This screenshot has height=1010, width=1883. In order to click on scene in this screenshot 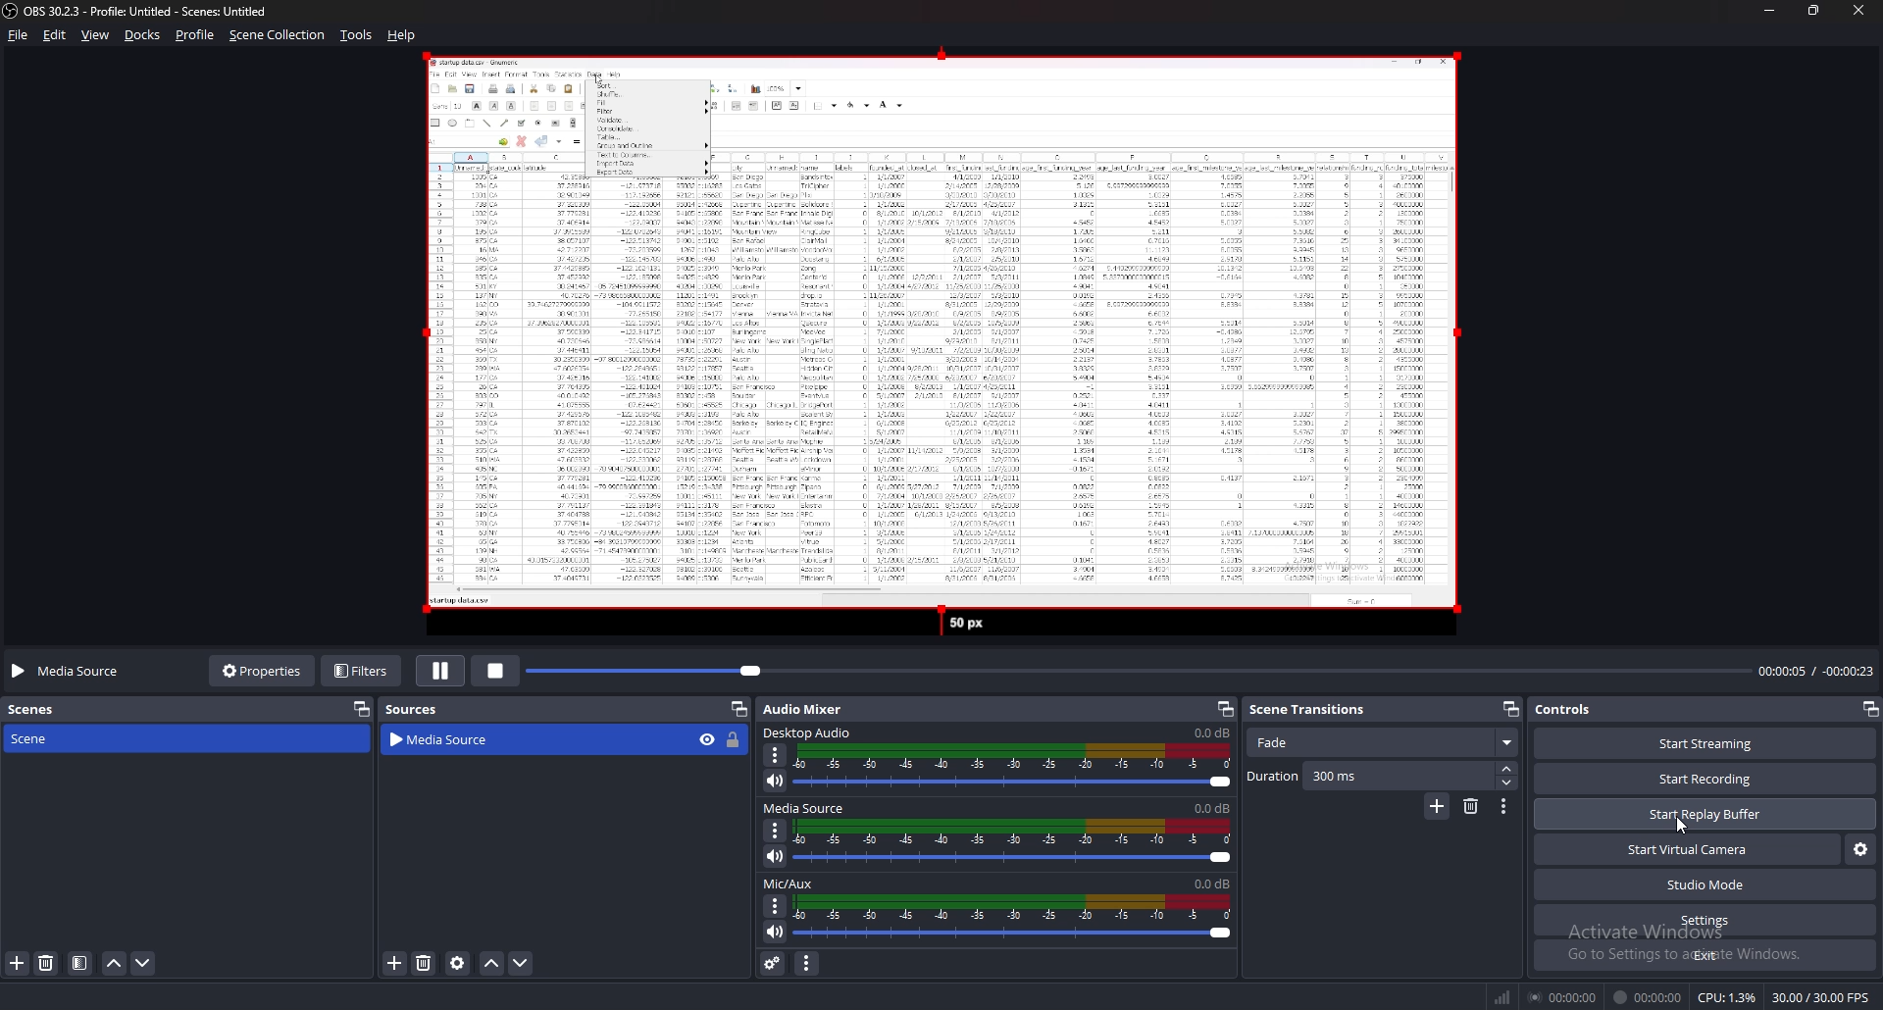, I will do `click(37, 738)`.